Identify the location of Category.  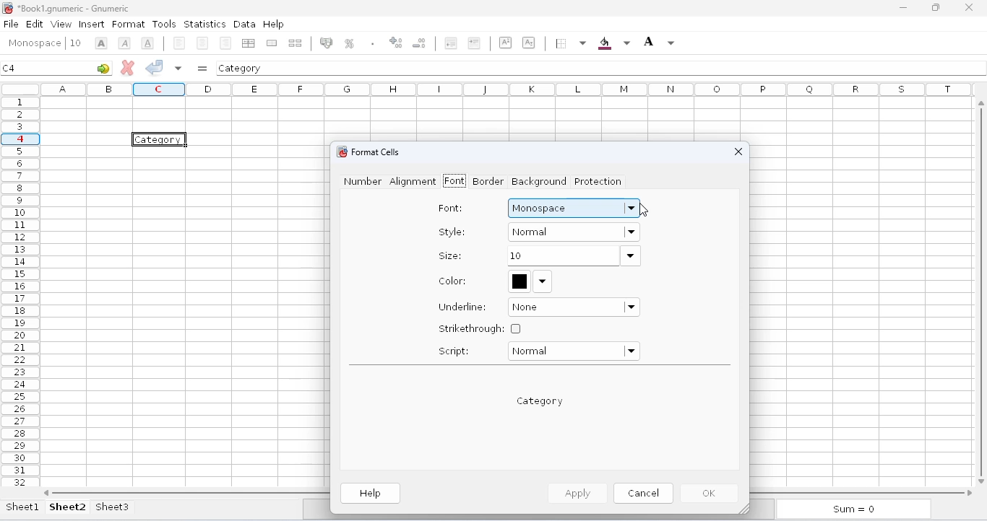
(160, 139).